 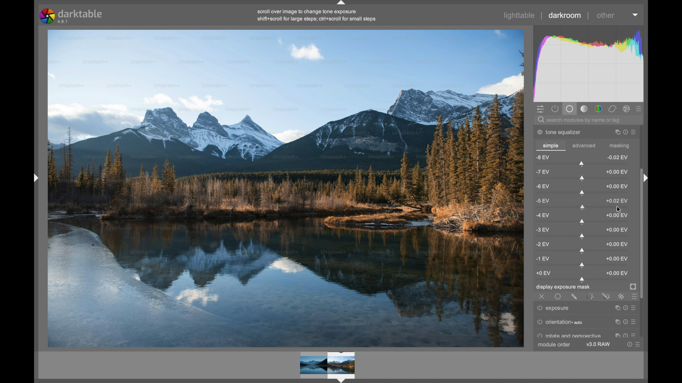 What do you see at coordinates (588, 335) in the screenshot?
I see `perspective` at bounding box center [588, 335].